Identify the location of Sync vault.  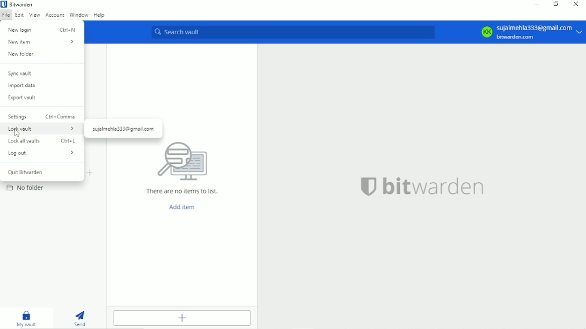
(21, 74).